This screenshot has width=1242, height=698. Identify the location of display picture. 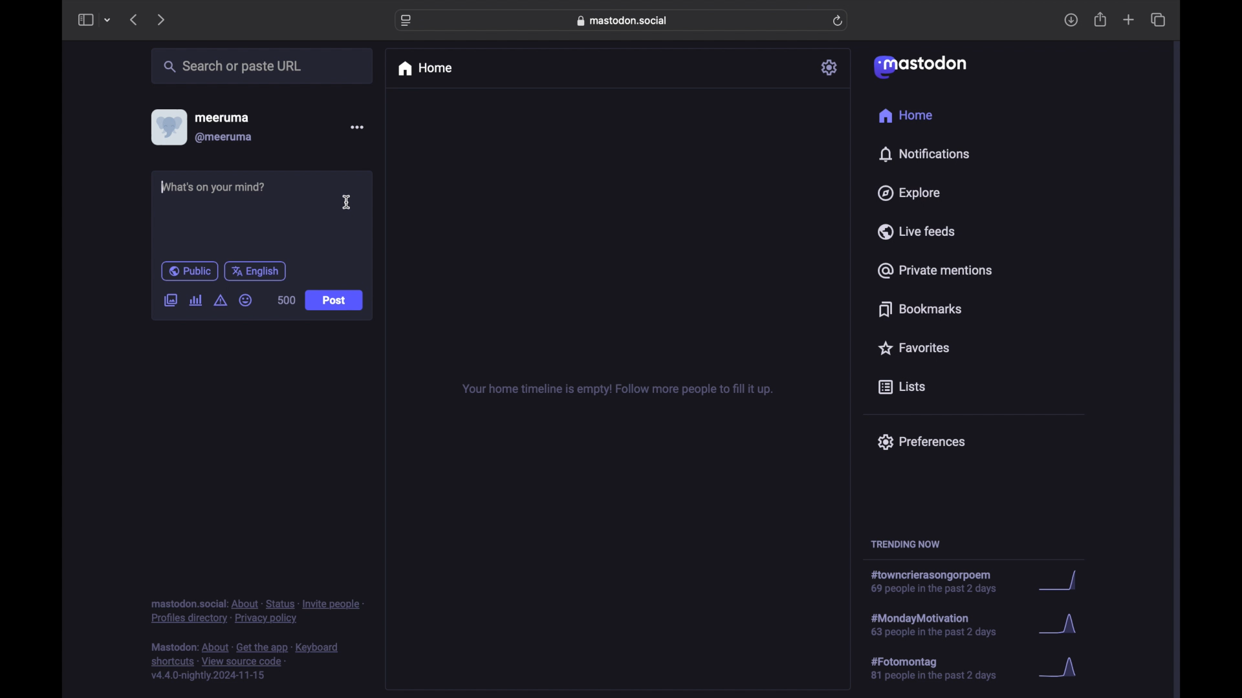
(168, 127).